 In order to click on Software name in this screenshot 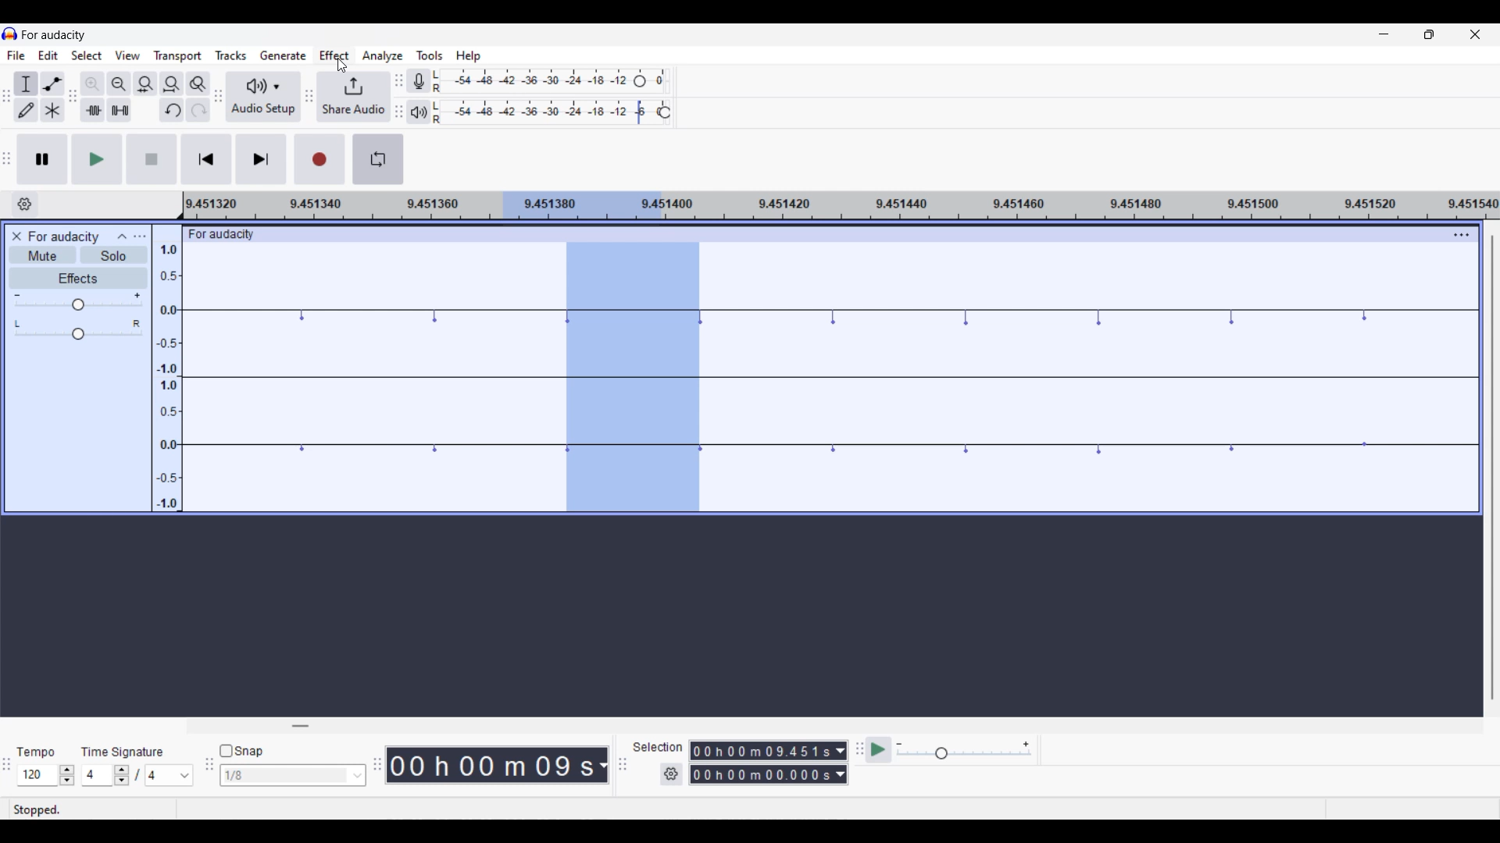, I will do `click(54, 35)`.